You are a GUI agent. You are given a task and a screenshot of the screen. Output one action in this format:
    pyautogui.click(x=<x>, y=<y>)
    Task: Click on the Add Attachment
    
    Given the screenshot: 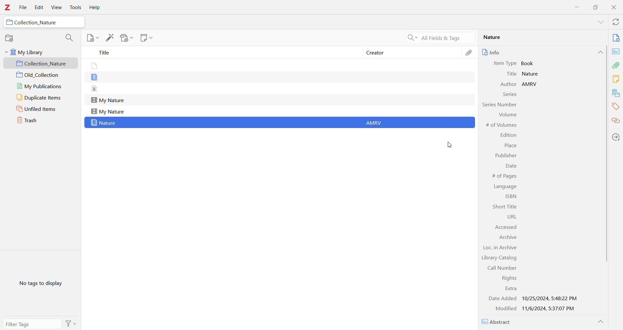 What is the action you would take?
    pyautogui.click(x=127, y=38)
    